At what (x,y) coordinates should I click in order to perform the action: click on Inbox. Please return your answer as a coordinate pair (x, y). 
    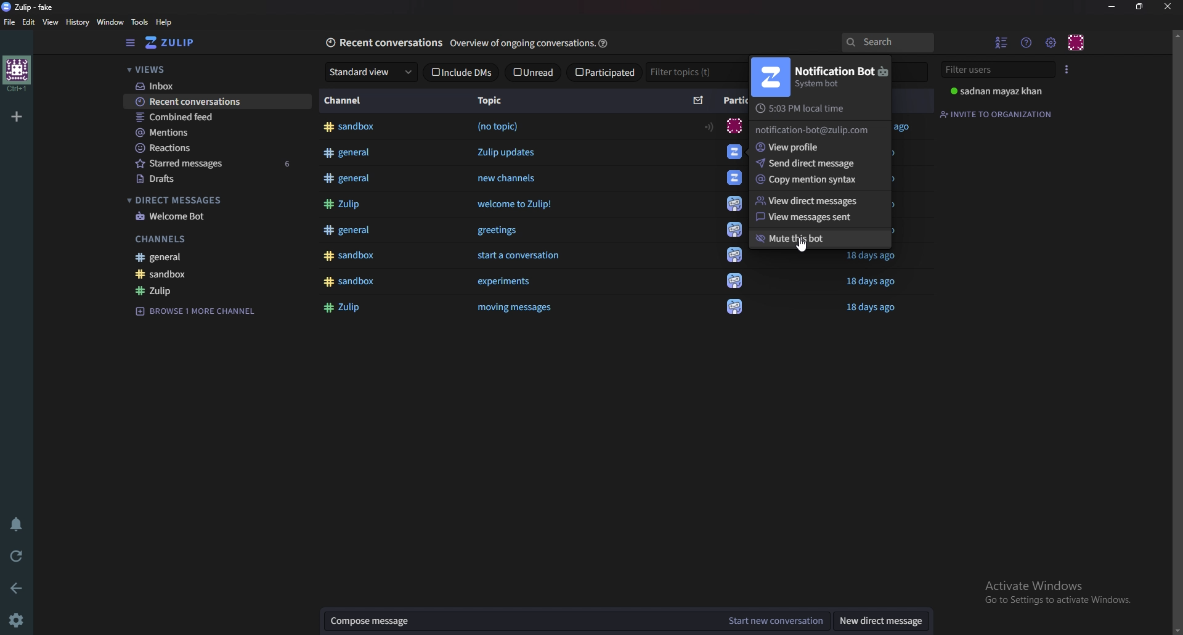
    Looking at the image, I should click on (213, 87).